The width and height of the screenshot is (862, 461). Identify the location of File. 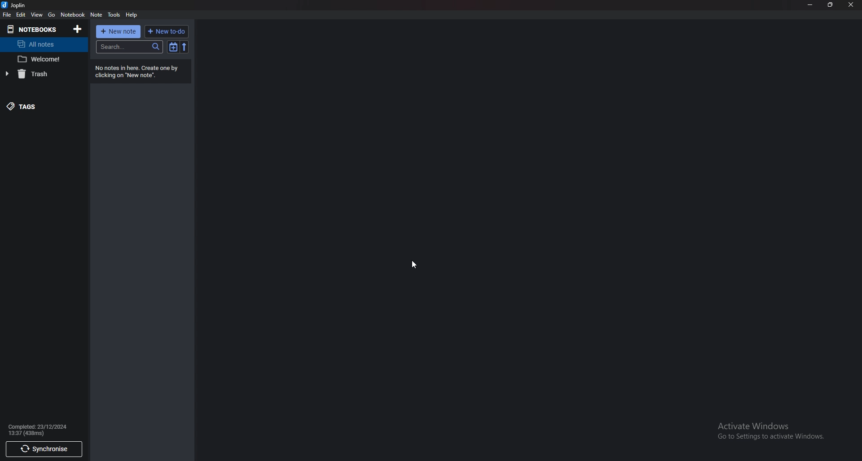
(7, 15).